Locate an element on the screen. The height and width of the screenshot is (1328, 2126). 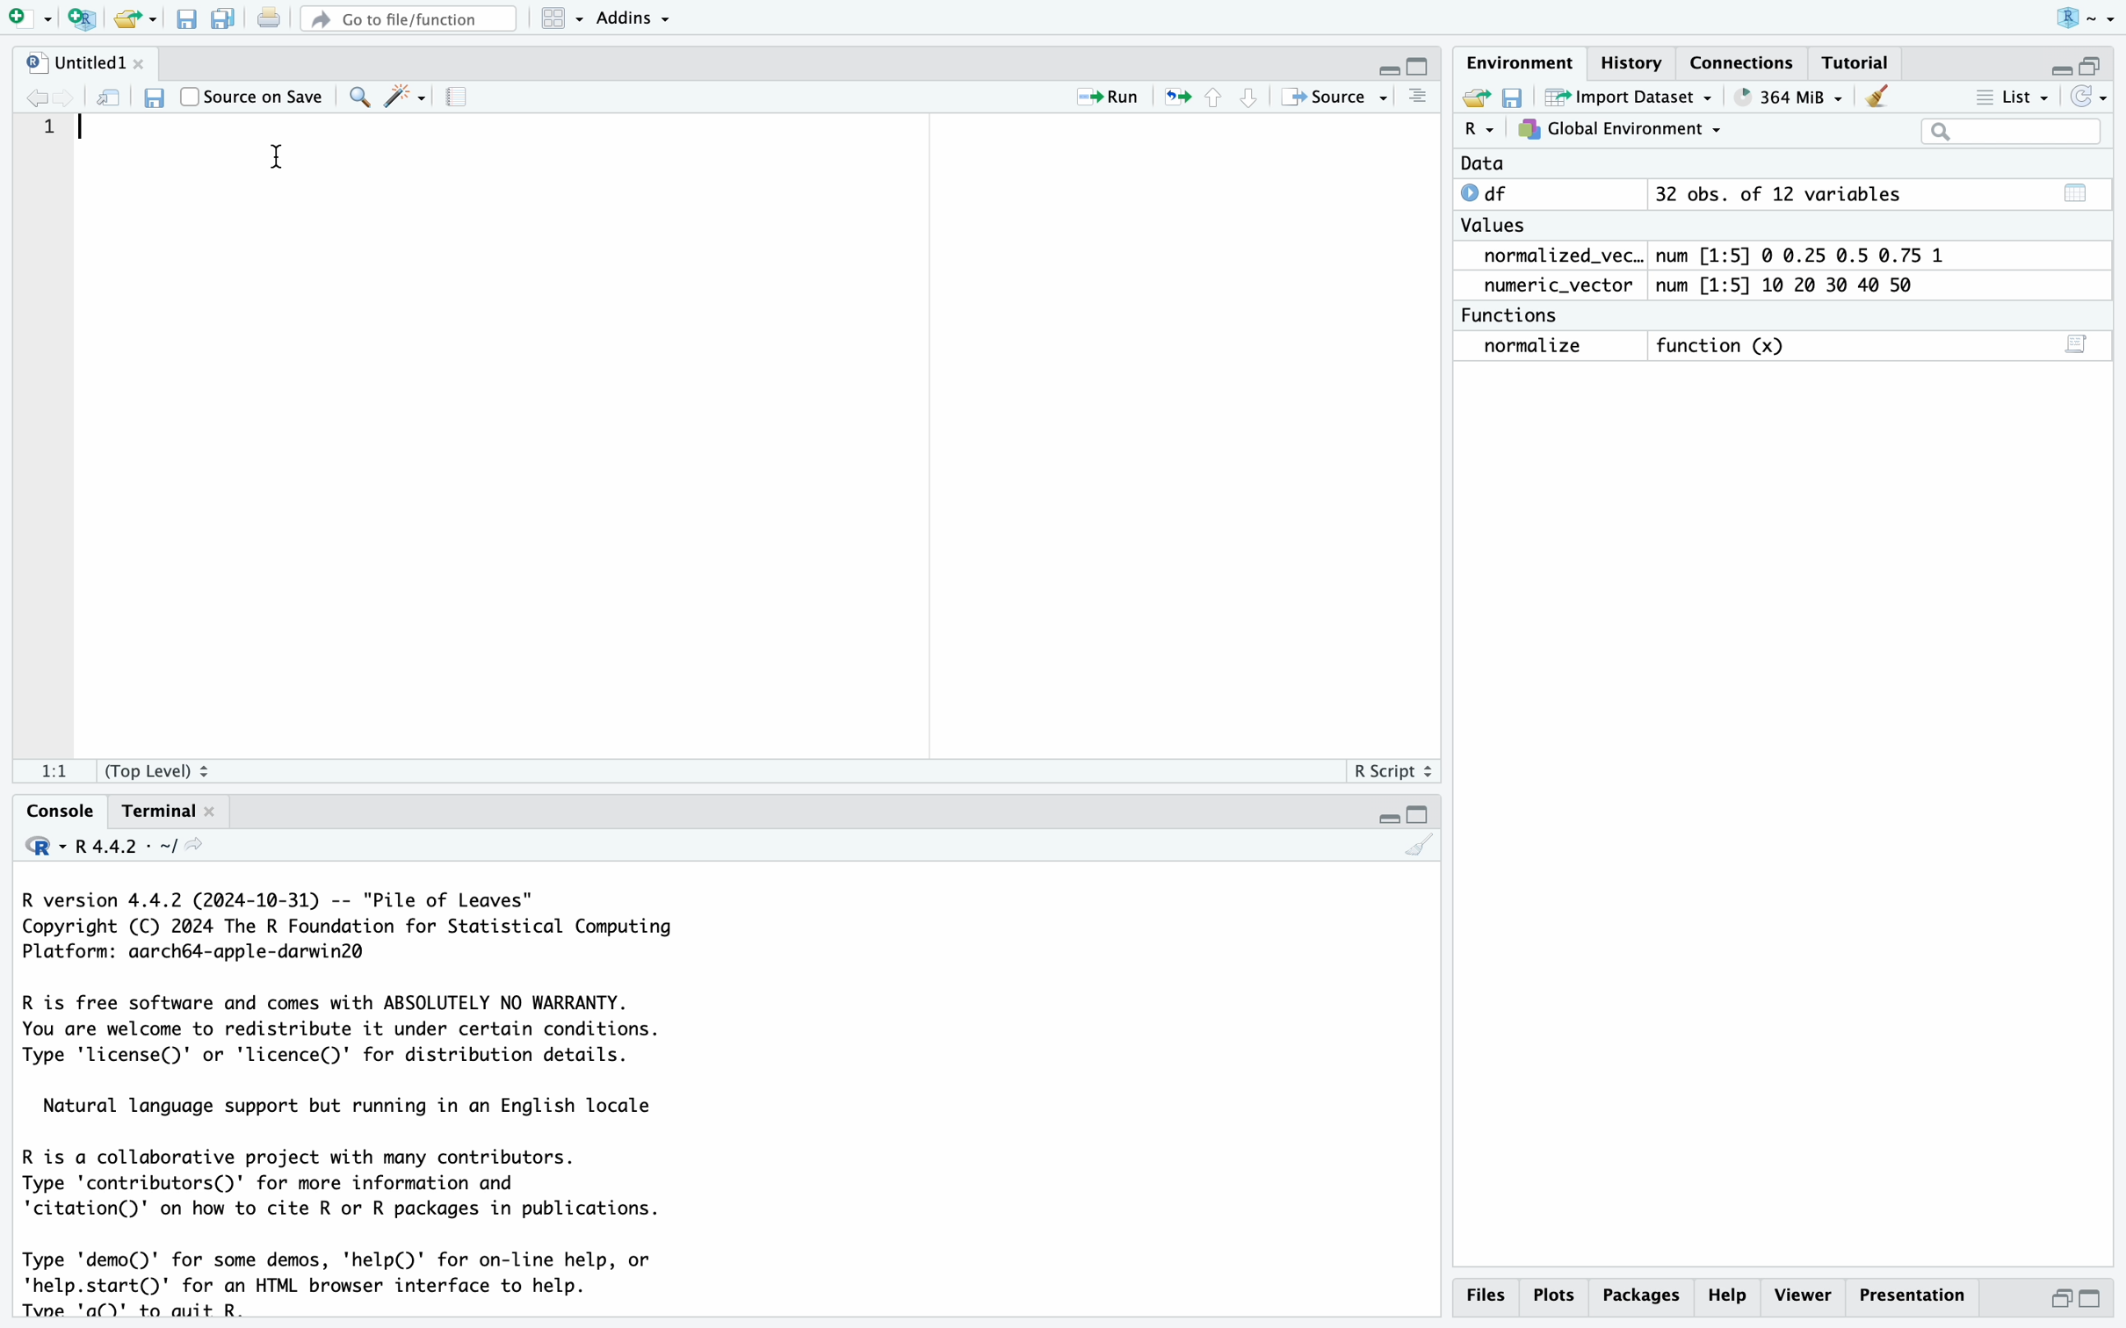
History is located at coordinates (1633, 67).